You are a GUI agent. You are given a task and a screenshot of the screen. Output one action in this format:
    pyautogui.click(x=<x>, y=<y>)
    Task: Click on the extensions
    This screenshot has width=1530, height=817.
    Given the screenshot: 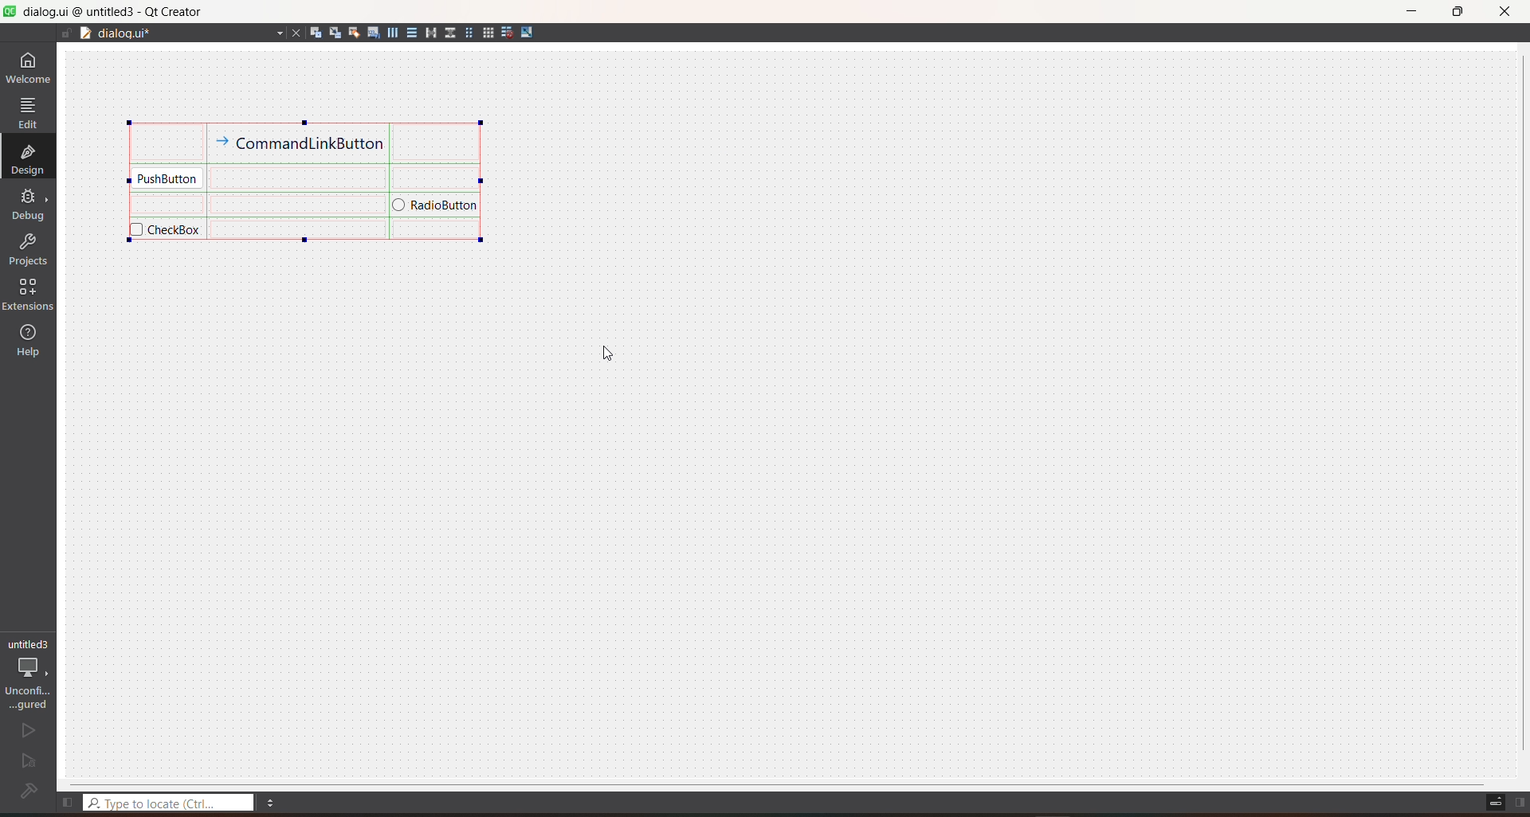 What is the action you would take?
    pyautogui.click(x=28, y=295)
    